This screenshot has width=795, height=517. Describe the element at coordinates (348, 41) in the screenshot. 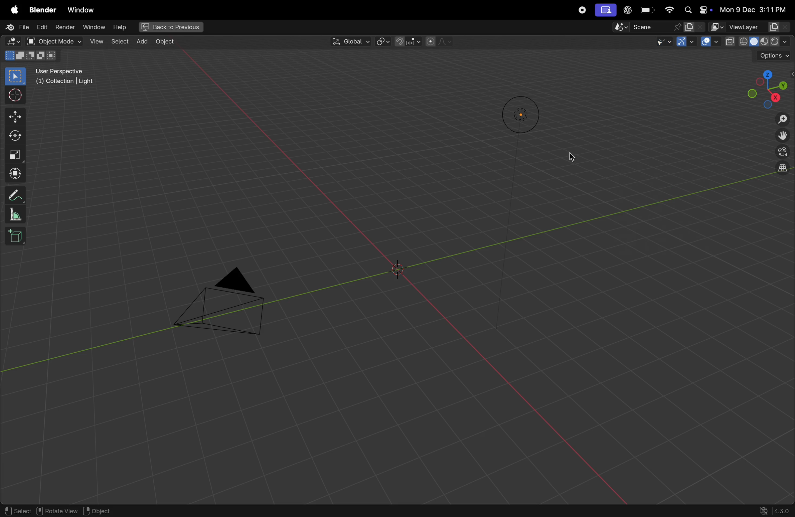

I see `global` at that location.